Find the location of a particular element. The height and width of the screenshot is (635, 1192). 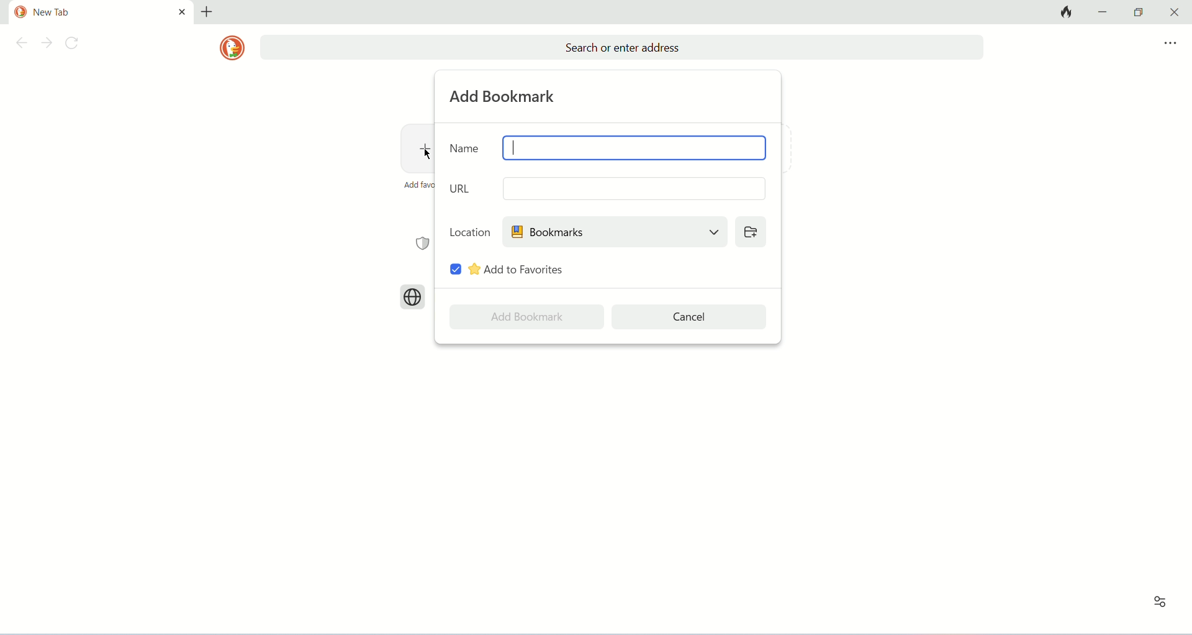

current tab is located at coordinates (88, 12).